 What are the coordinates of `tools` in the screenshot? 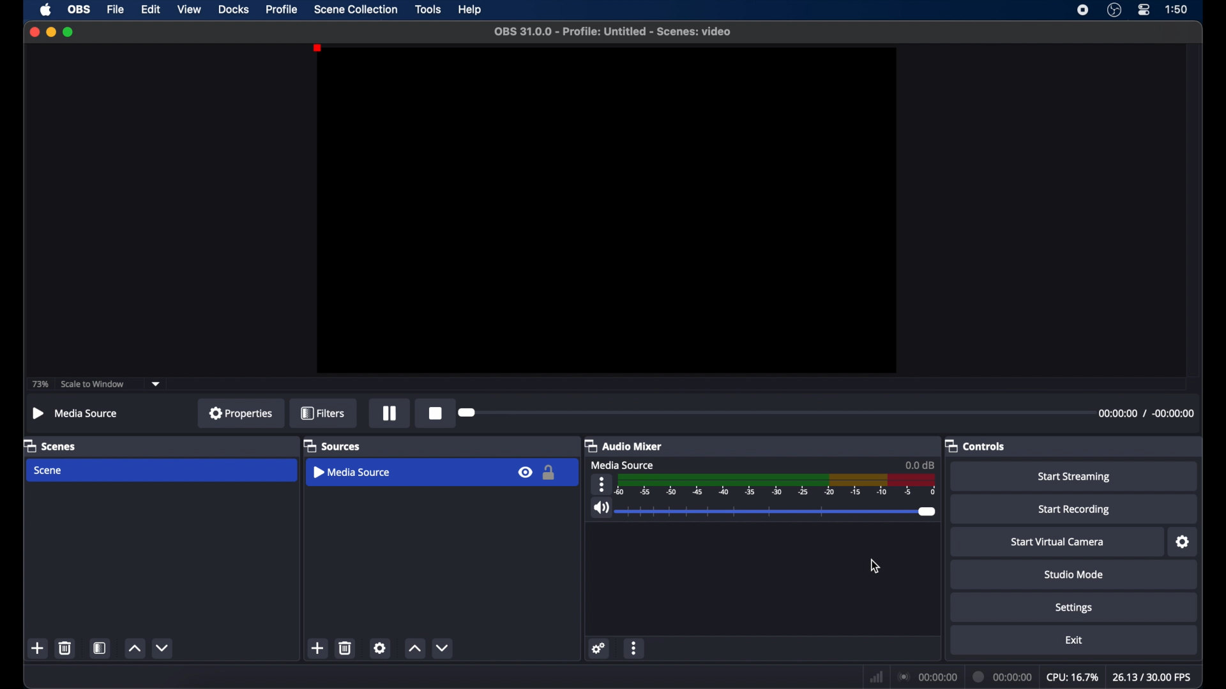 It's located at (429, 10).